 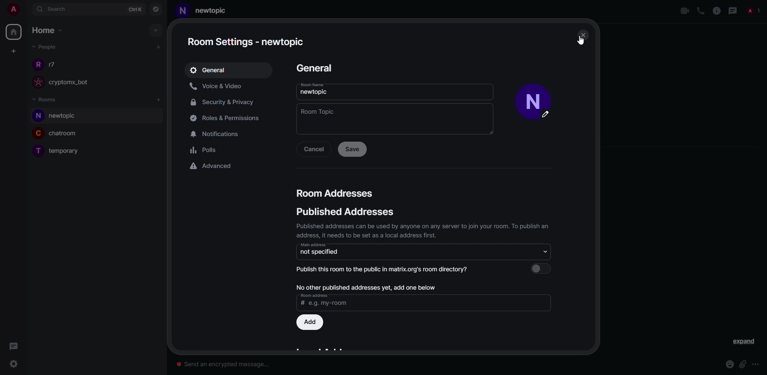 What do you see at coordinates (755, 10) in the screenshot?
I see `people` at bounding box center [755, 10].